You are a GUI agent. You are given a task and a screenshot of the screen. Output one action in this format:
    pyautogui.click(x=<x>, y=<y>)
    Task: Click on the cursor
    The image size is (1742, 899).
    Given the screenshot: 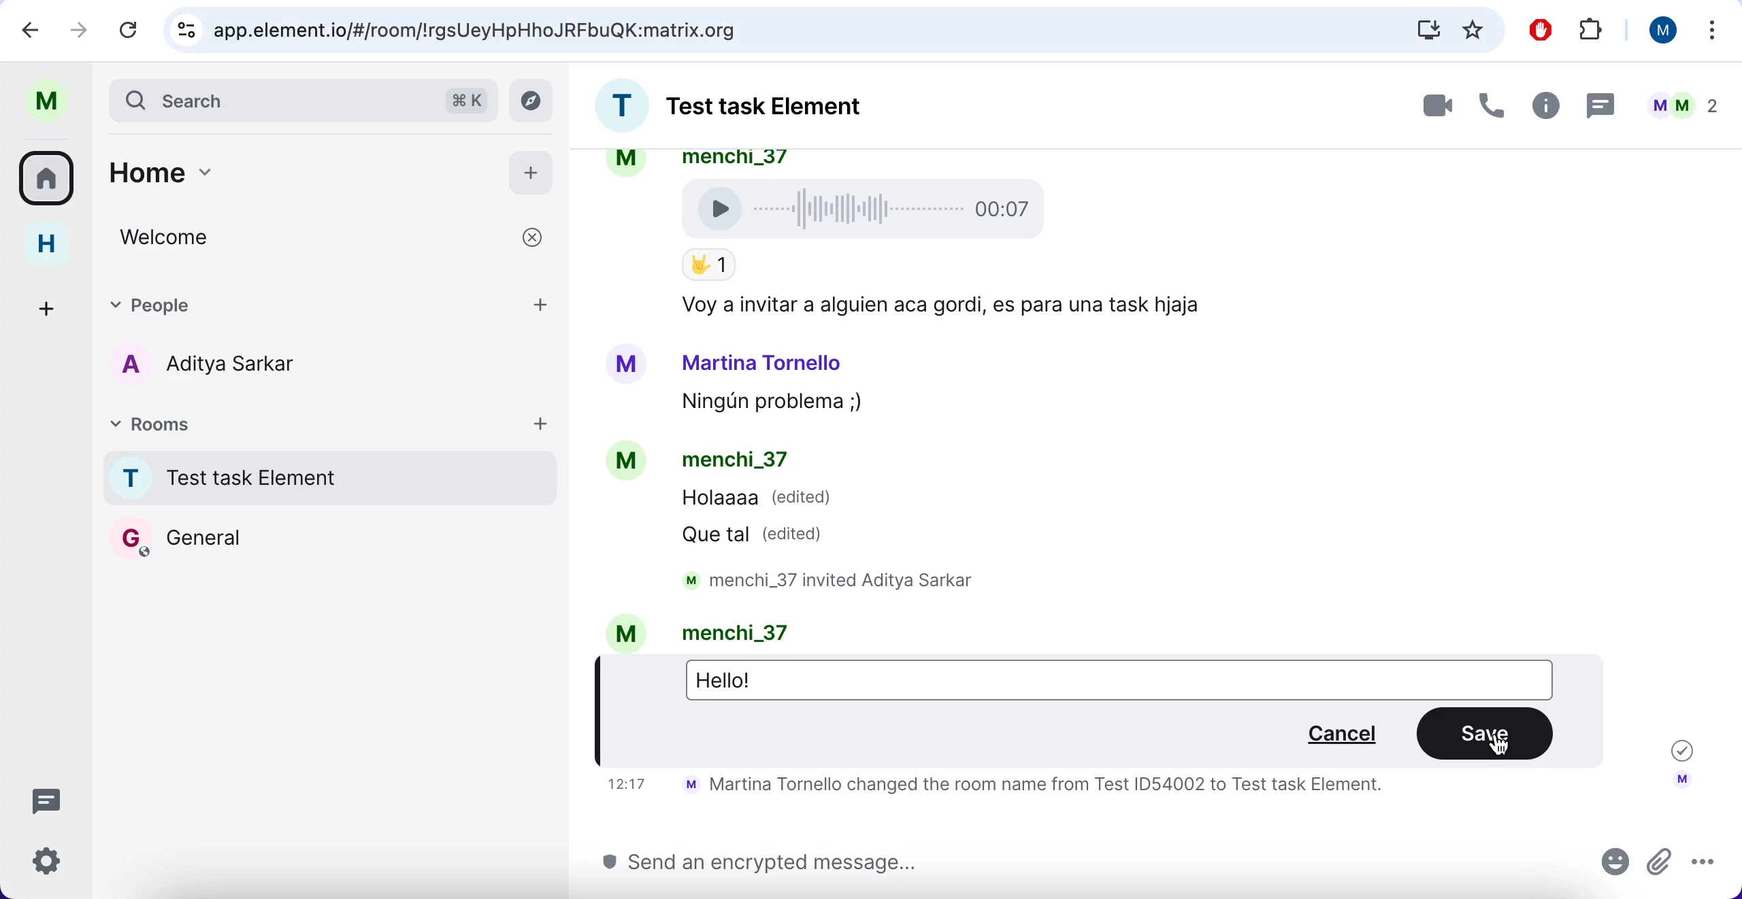 What is the action you would take?
    pyautogui.click(x=1500, y=745)
    